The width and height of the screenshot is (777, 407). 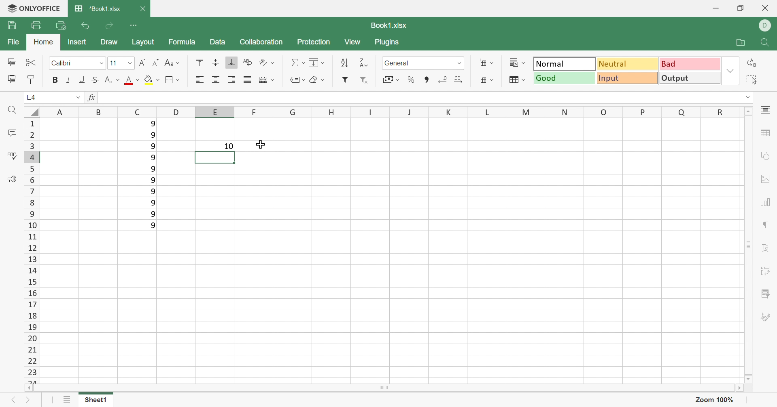 What do you see at coordinates (133, 25) in the screenshot?
I see `Customize Quick Access Toolbar` at bounding box center [133, 25].